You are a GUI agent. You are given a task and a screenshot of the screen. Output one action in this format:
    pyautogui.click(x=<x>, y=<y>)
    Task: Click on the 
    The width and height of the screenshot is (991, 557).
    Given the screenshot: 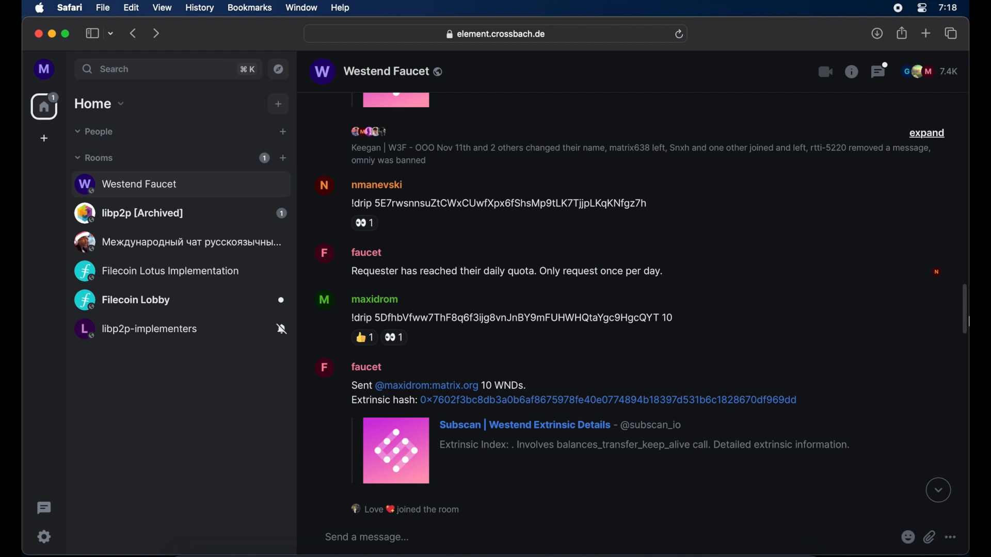 What is the action you would take?
    pyautogui.click(x=95, y=132)
    